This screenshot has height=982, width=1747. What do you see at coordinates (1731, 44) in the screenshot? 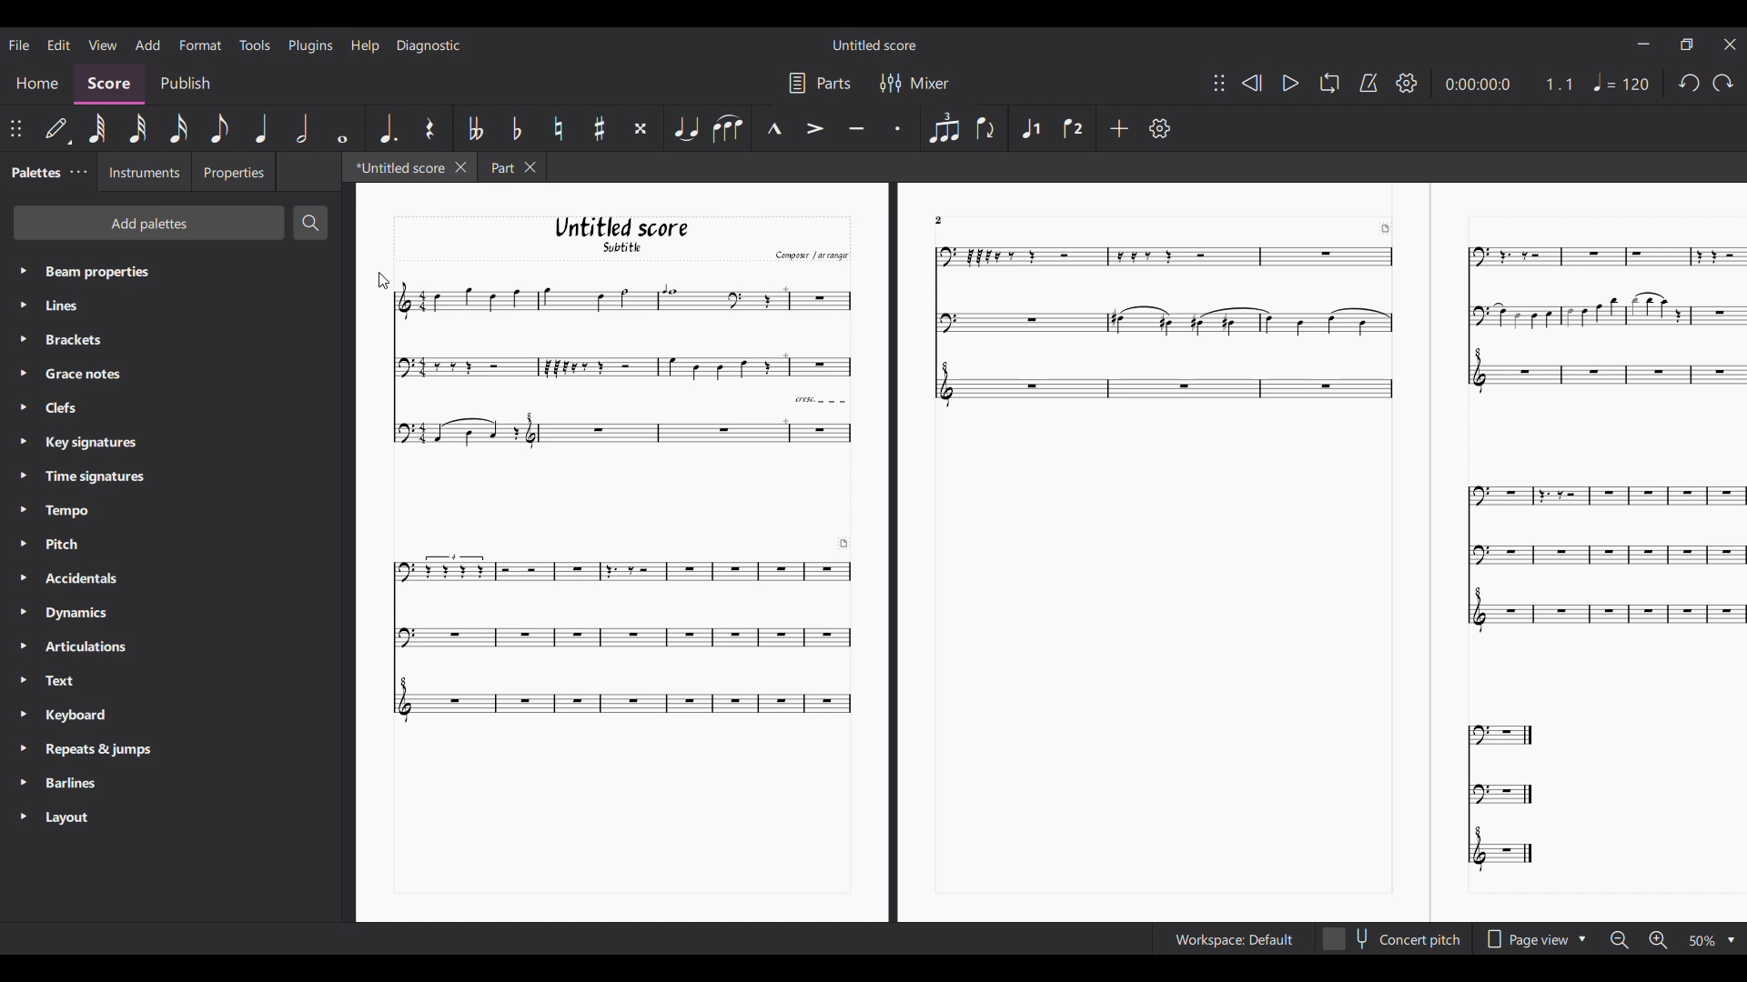
I see `Close ` at bounding box center [1731, 44].